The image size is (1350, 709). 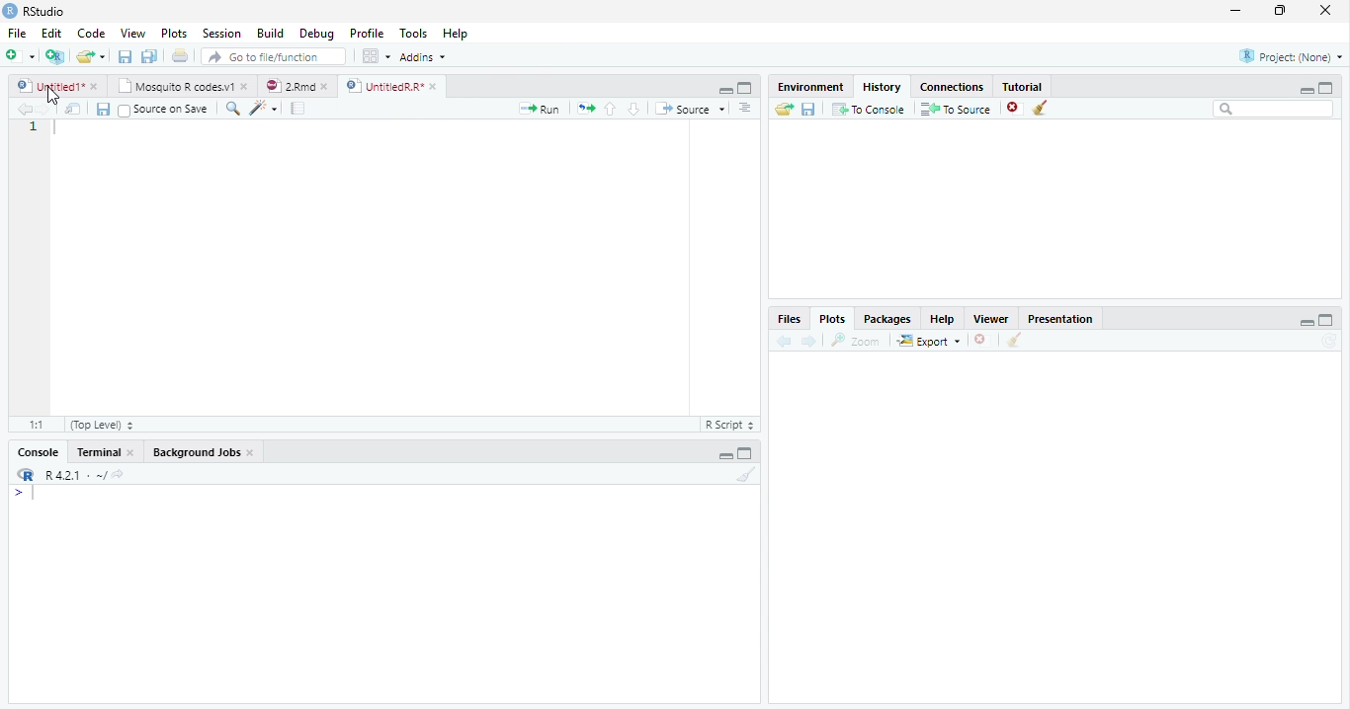 I want to click on Plots, so click(x=173, y=32).